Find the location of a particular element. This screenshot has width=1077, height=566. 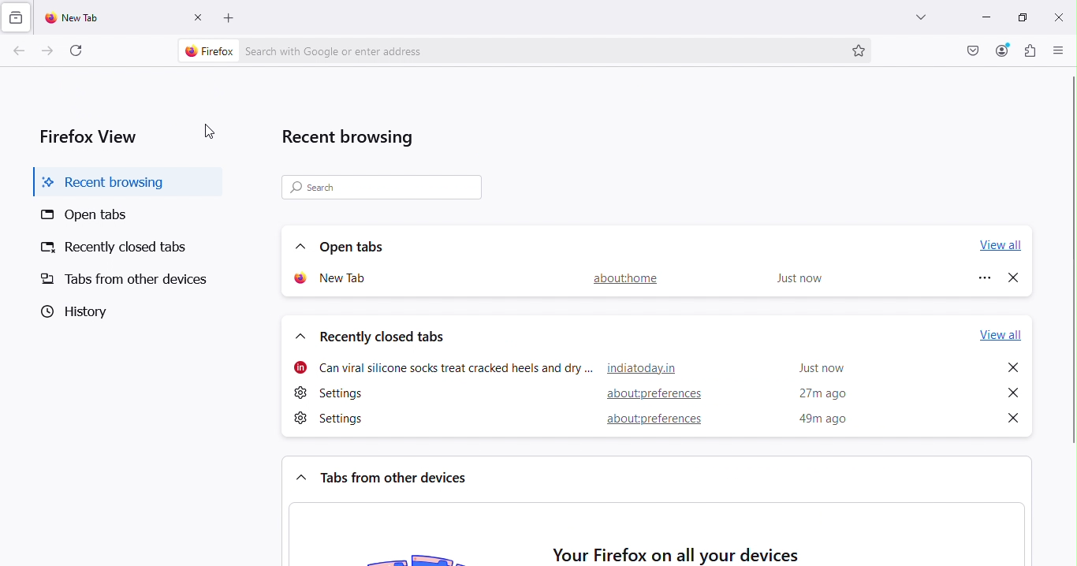

Cursor is located at coordinates (211, 132).